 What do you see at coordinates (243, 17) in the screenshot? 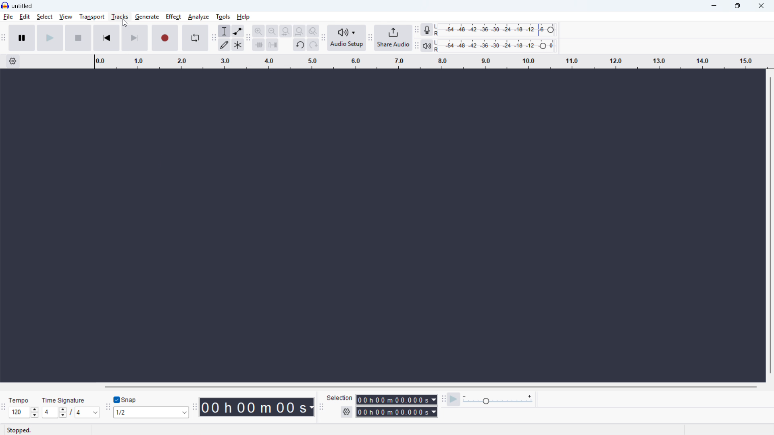
I see `help ` at bounding box center [243, 17].